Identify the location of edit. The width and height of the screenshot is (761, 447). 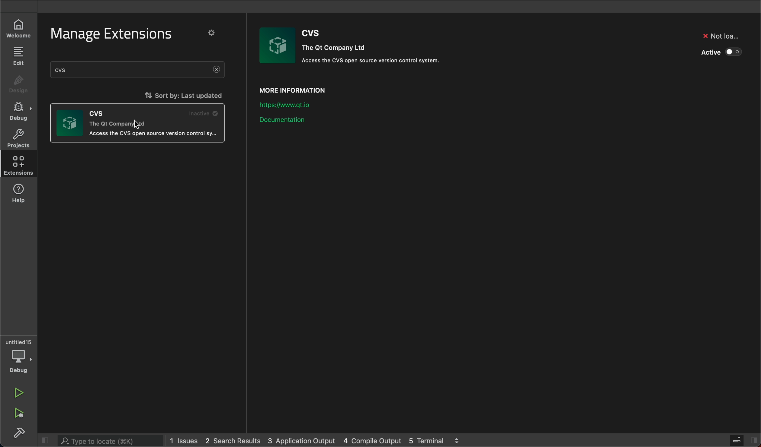
(18, 55).